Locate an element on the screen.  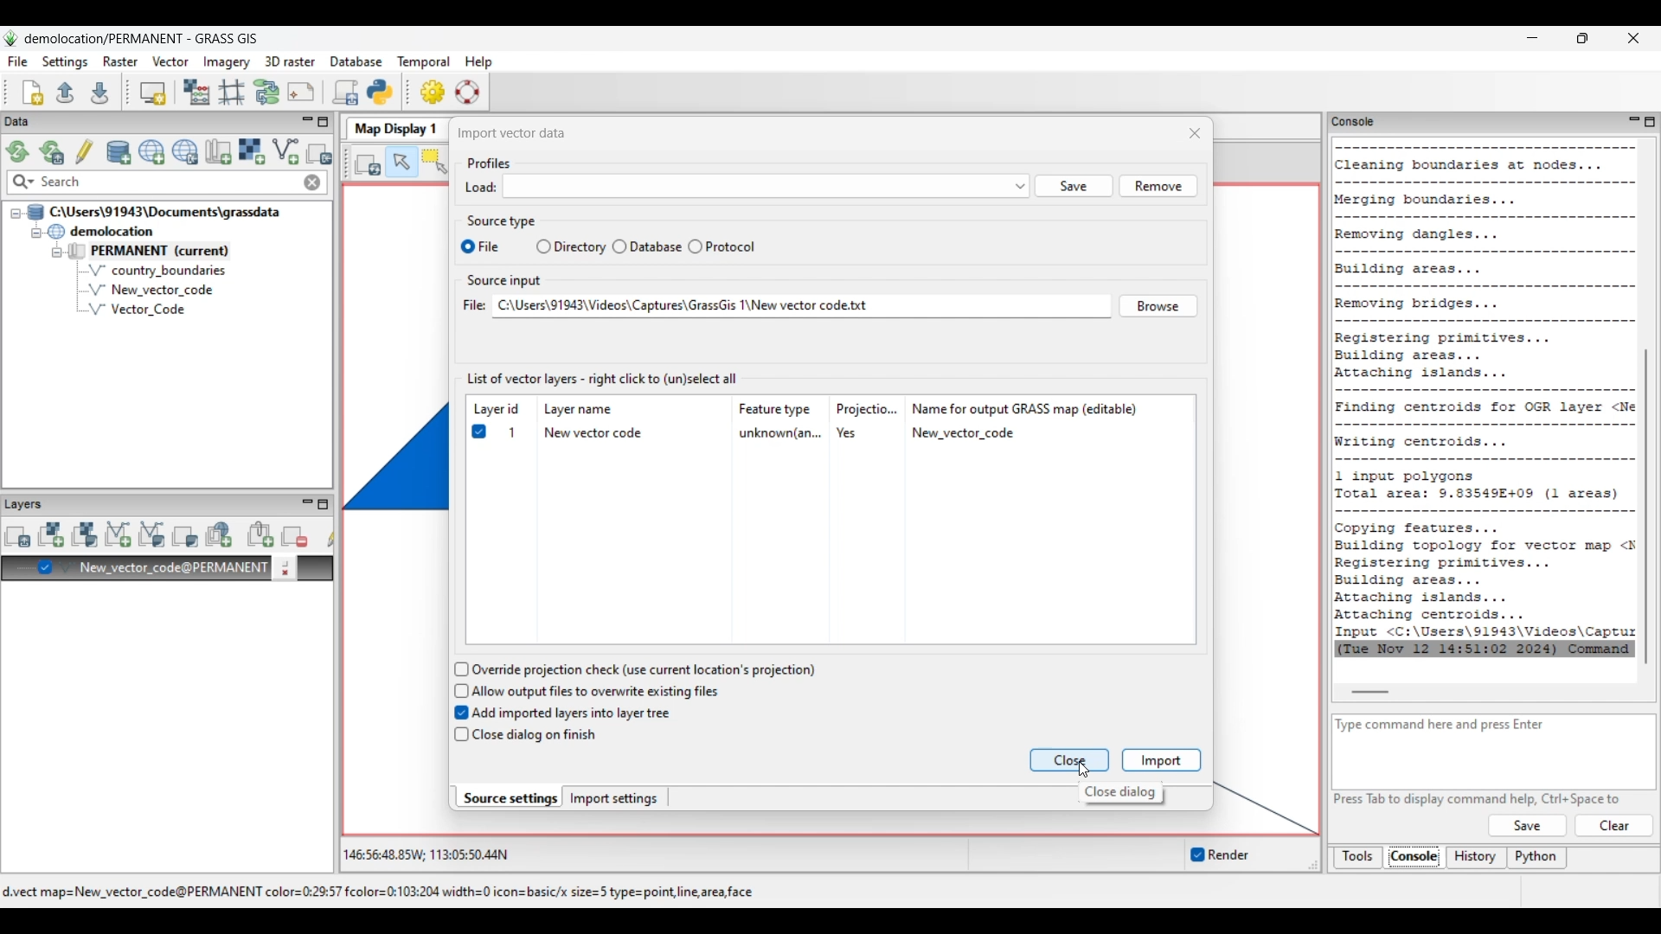
3D raster menu is located at coordinates (290, 61).